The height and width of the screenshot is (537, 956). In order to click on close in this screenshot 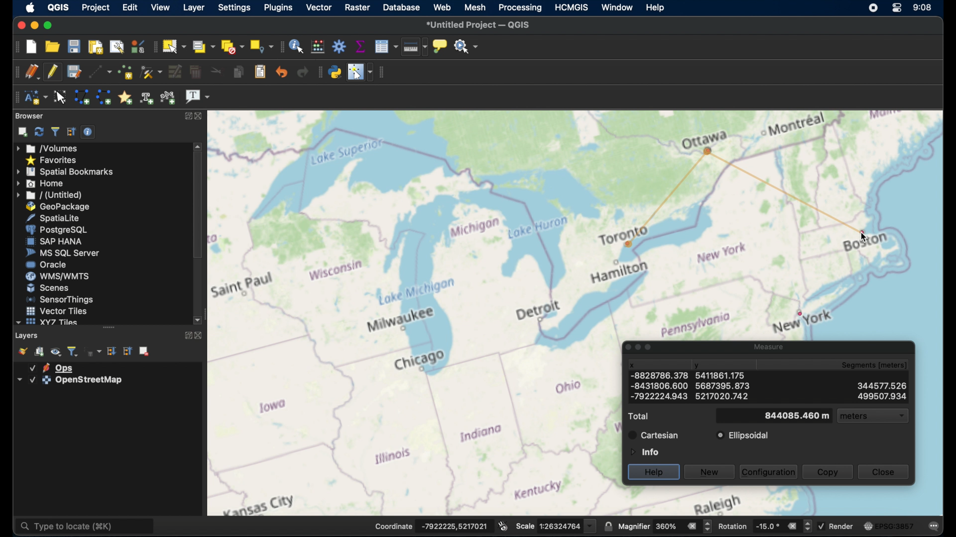, I will do `click(199, 337)`.